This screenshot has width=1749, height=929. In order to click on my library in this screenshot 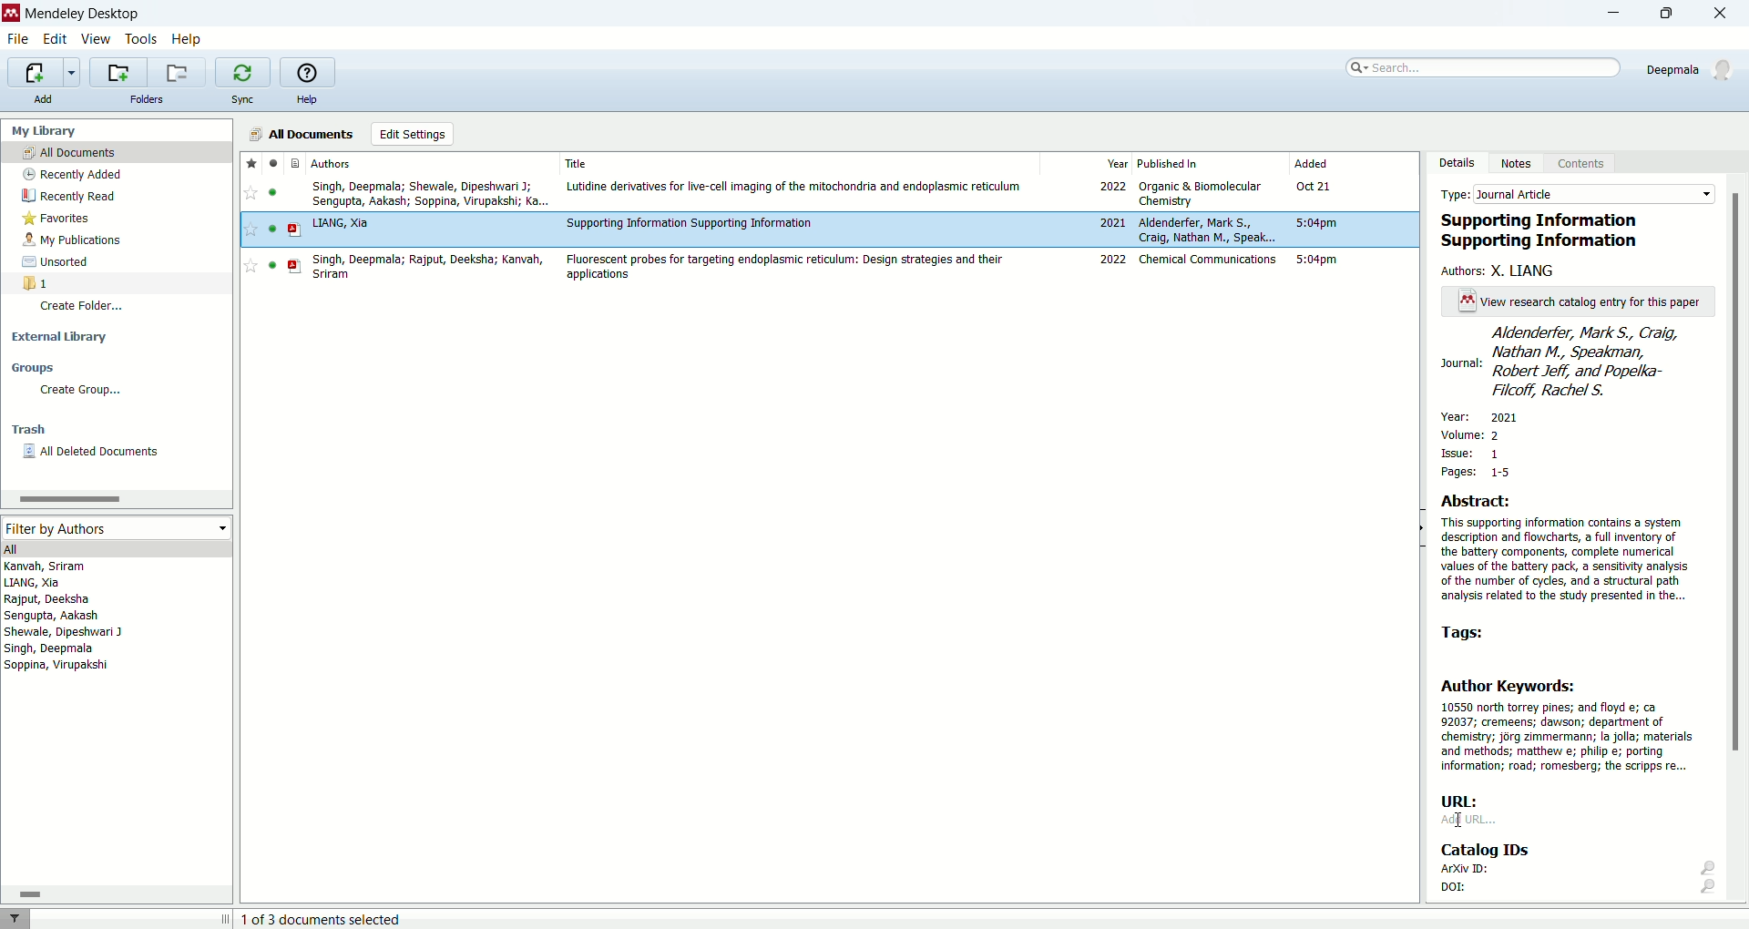, I will do `click(46, 130)`.